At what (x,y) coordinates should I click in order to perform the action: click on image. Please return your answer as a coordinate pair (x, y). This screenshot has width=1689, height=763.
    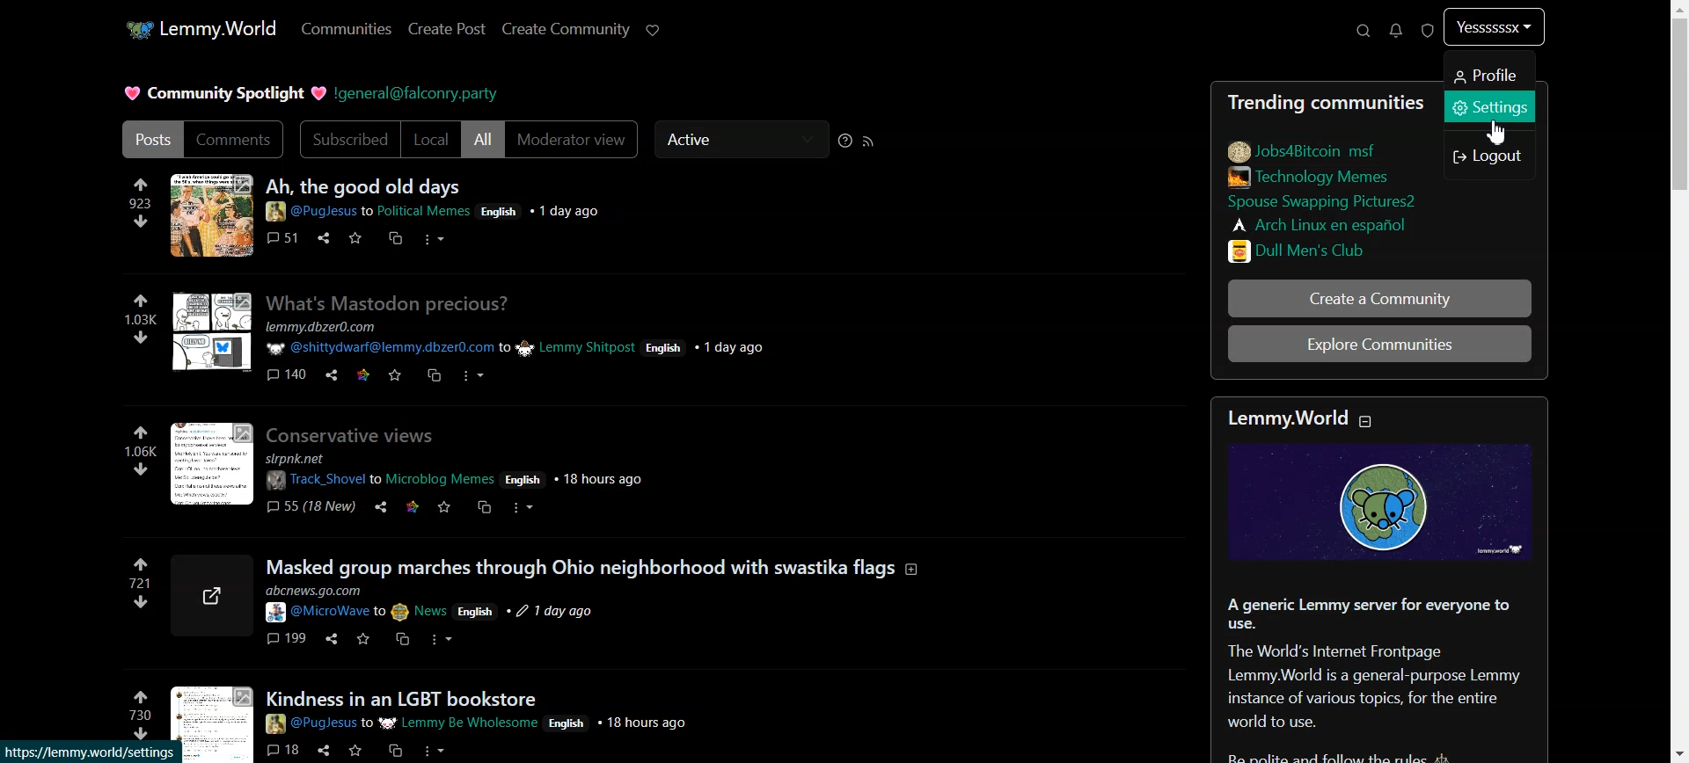
    Looking at the image, I should click on (208, 598).